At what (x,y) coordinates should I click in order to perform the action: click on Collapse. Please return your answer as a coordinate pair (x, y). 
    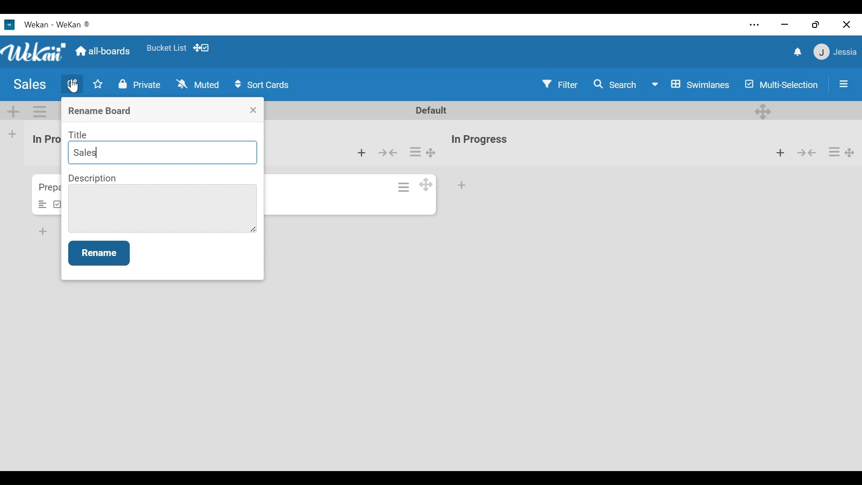
    Looking at the image, I should click on (806, 152).